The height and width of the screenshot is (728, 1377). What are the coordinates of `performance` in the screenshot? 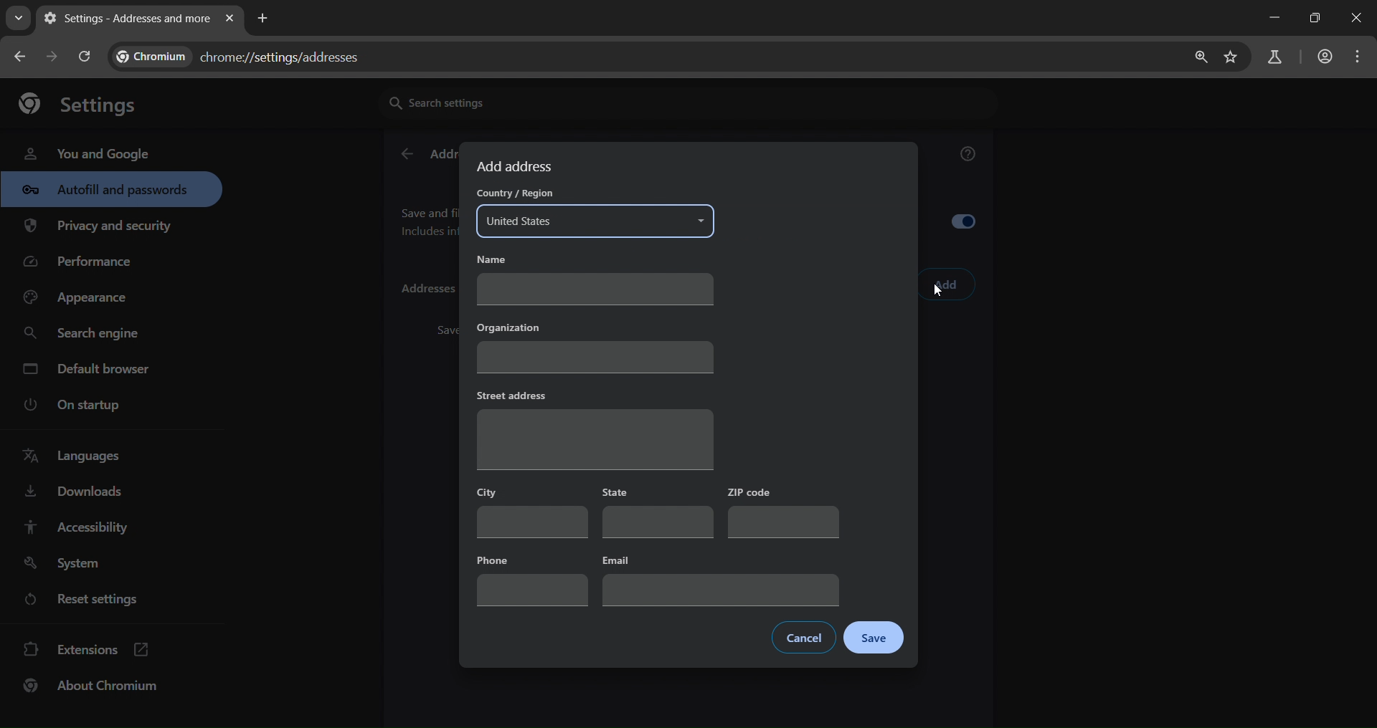 It's located at (83, 265).